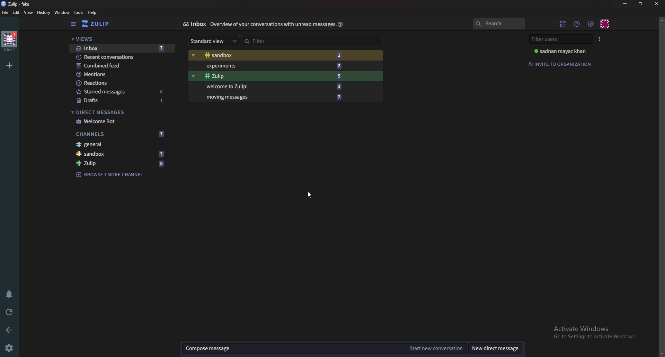  I want to click on welcome bot, so click(120, 121).